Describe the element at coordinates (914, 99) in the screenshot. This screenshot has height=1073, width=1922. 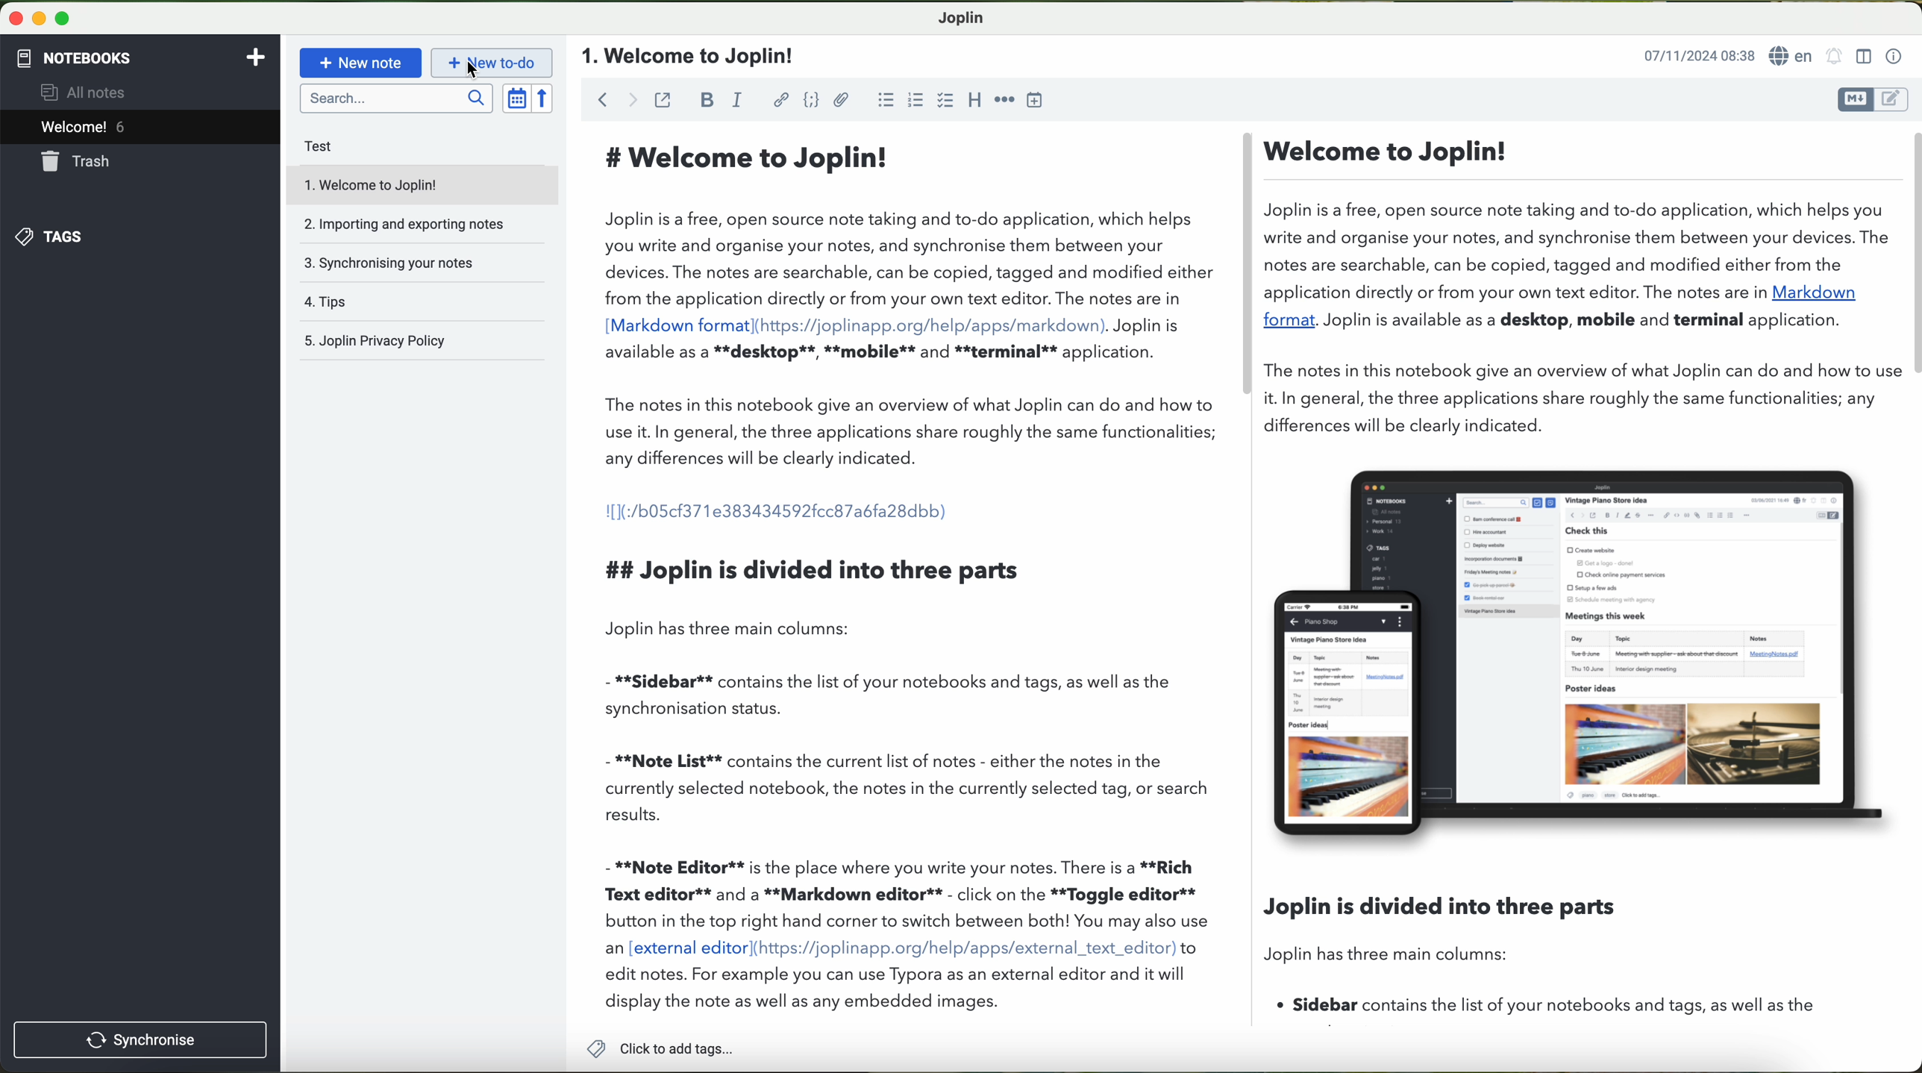
I see `numbered list` at that location.